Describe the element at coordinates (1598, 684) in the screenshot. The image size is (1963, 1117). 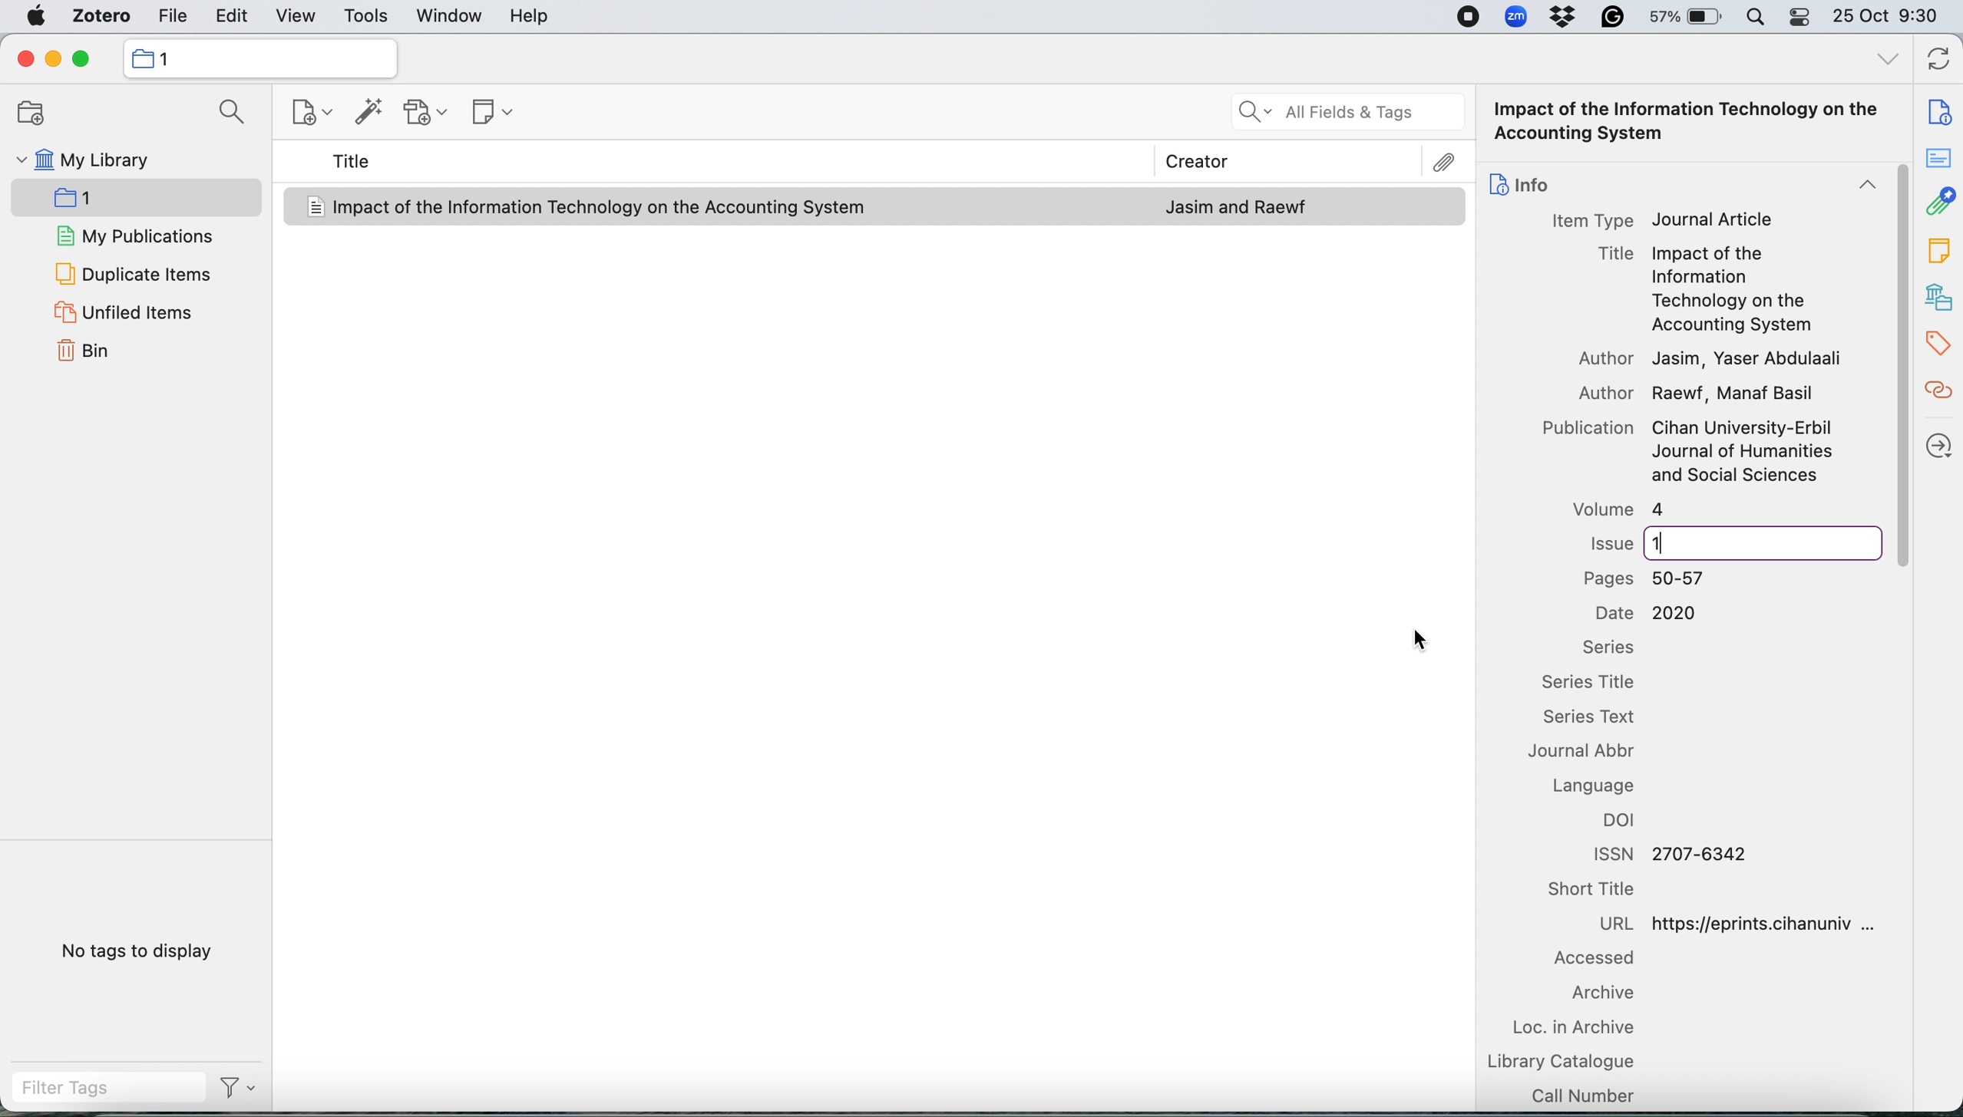
I see `series title` at that location.